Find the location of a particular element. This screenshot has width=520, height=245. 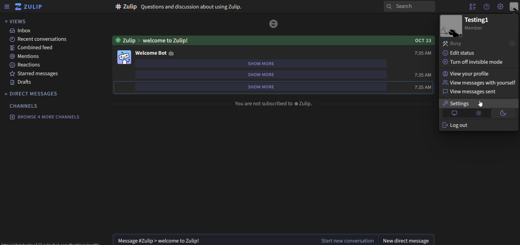

combined feed is located at coordinates (32, 47).